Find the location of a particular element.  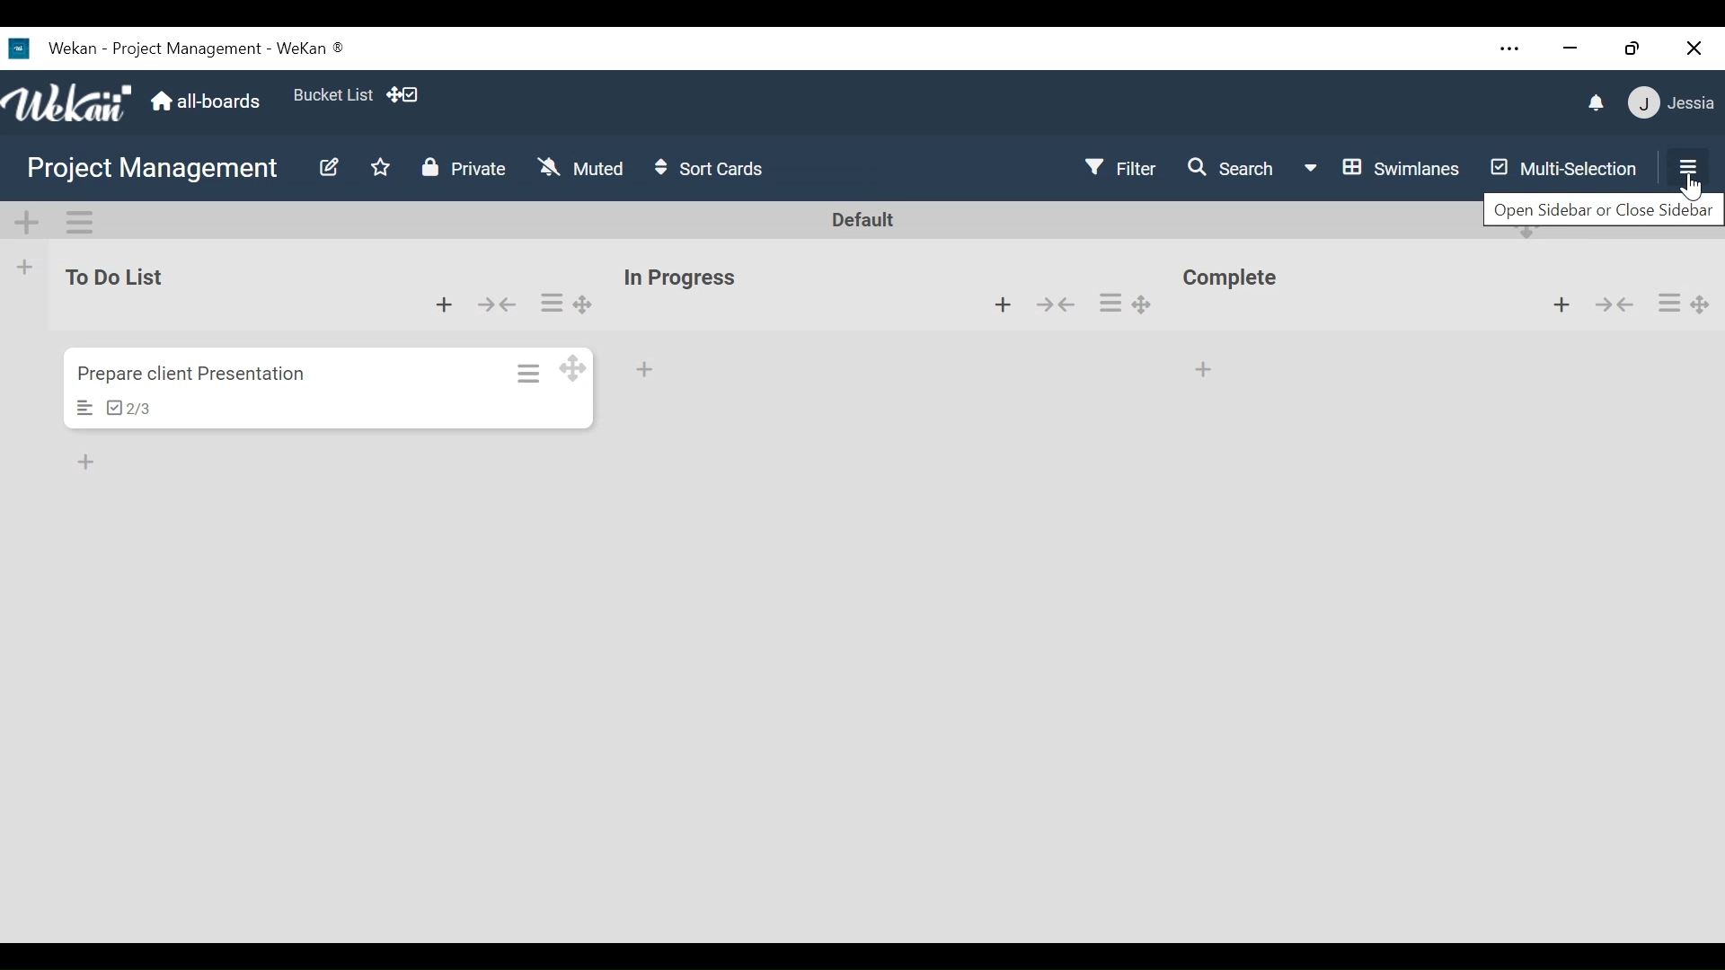

Add card to top of the list is located at coordinates (1204, 369).